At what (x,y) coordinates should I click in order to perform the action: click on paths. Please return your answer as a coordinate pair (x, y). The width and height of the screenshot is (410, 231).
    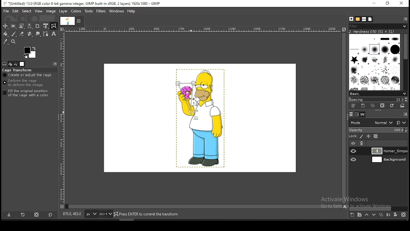
    Looking at the image, I should click on (362, 115).